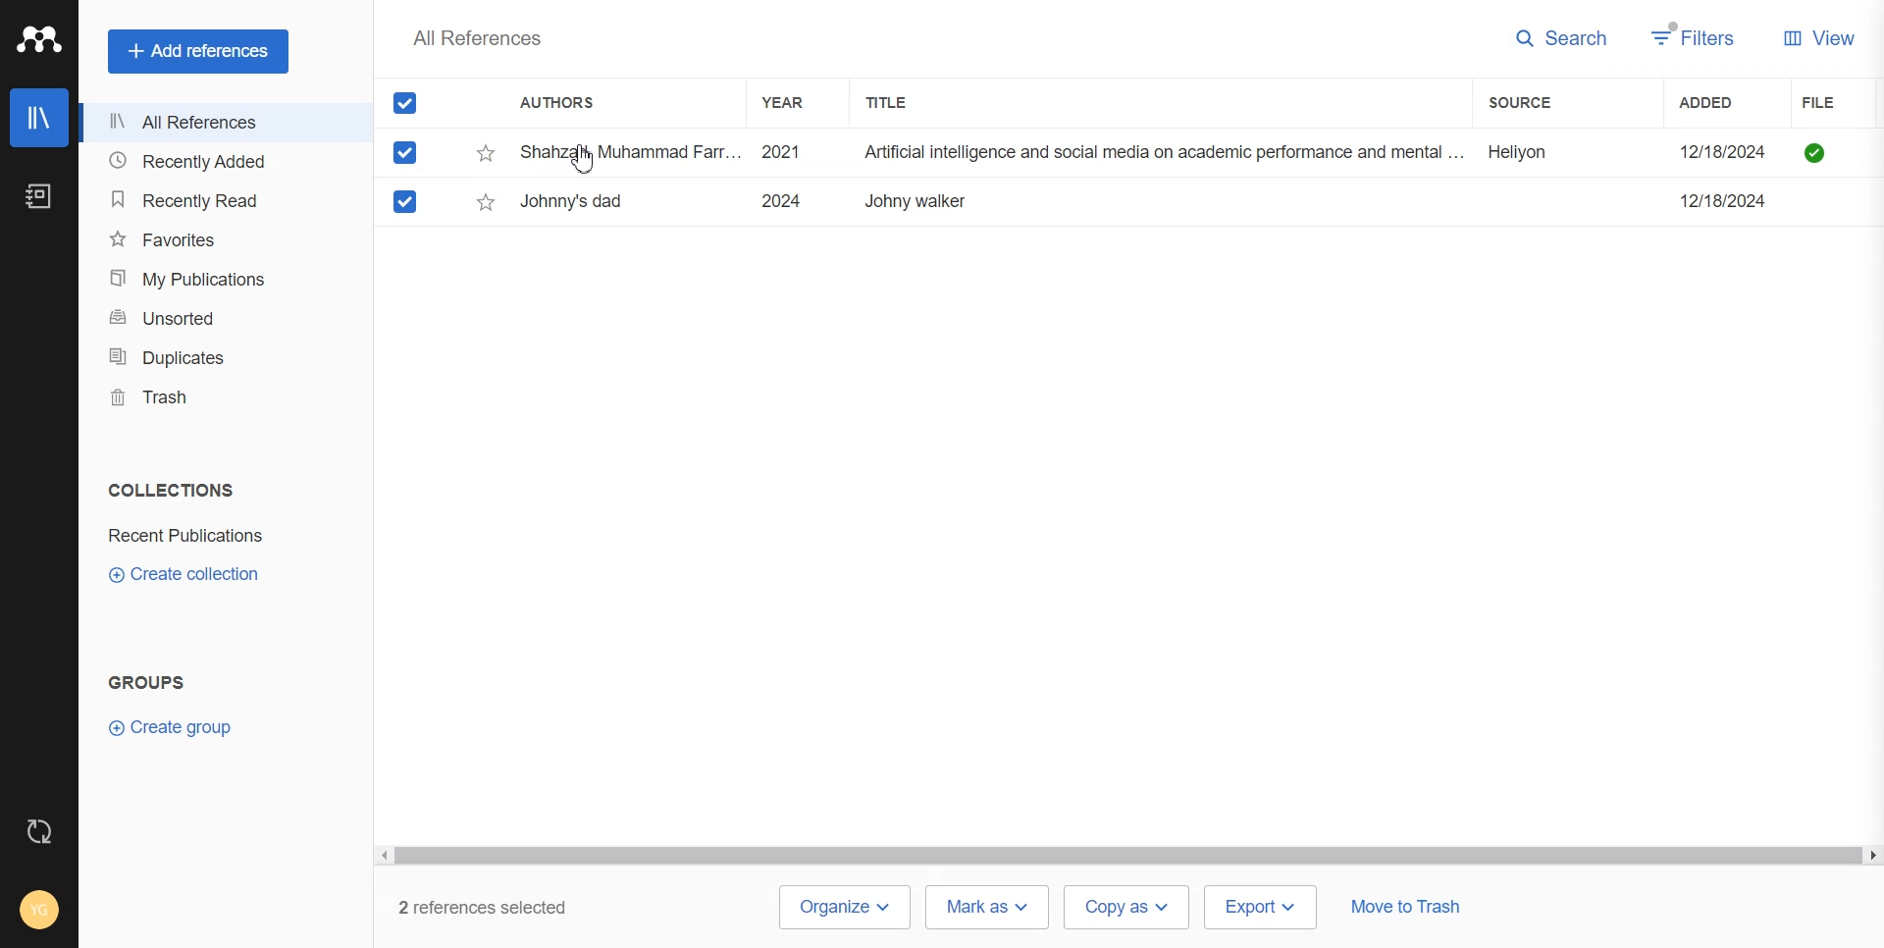 This screenshot has width=1884, height=948. What do you see at coordinates (1562, 39) in the screenshot?
I see `Search` at bounding box center [1562, 39].